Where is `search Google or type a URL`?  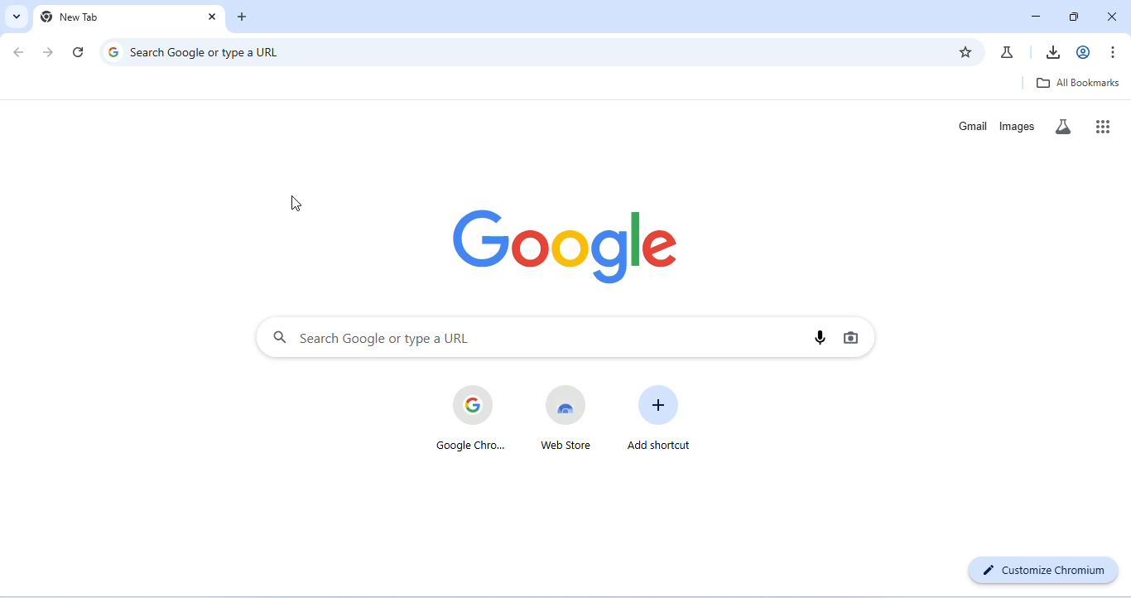 search Google or type a URL is located at coordinates (535, 338).